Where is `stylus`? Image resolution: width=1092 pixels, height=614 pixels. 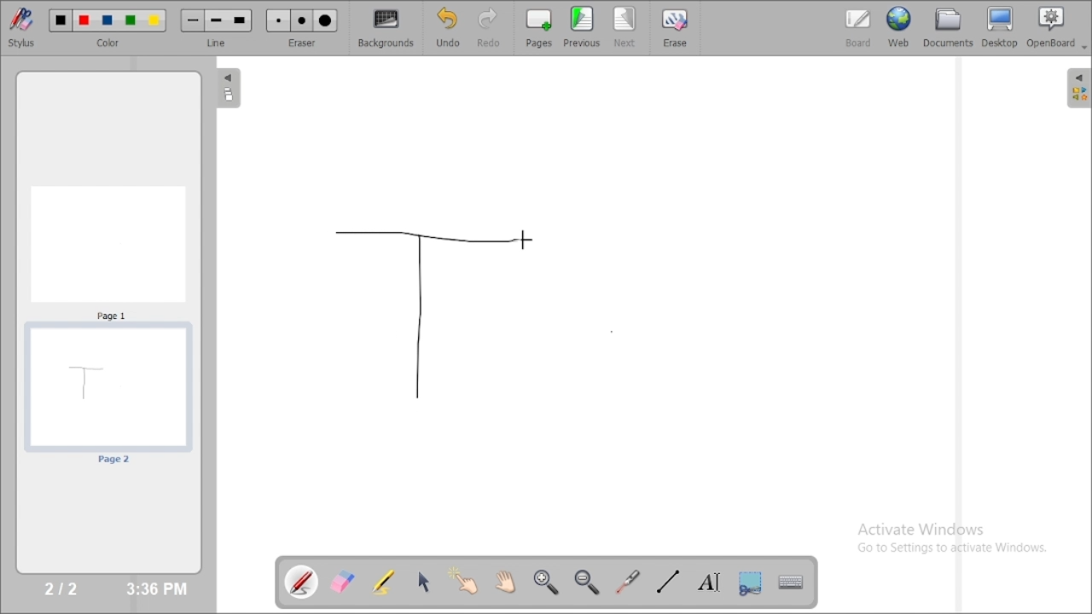 stylus is located at coordinates (21, 26).